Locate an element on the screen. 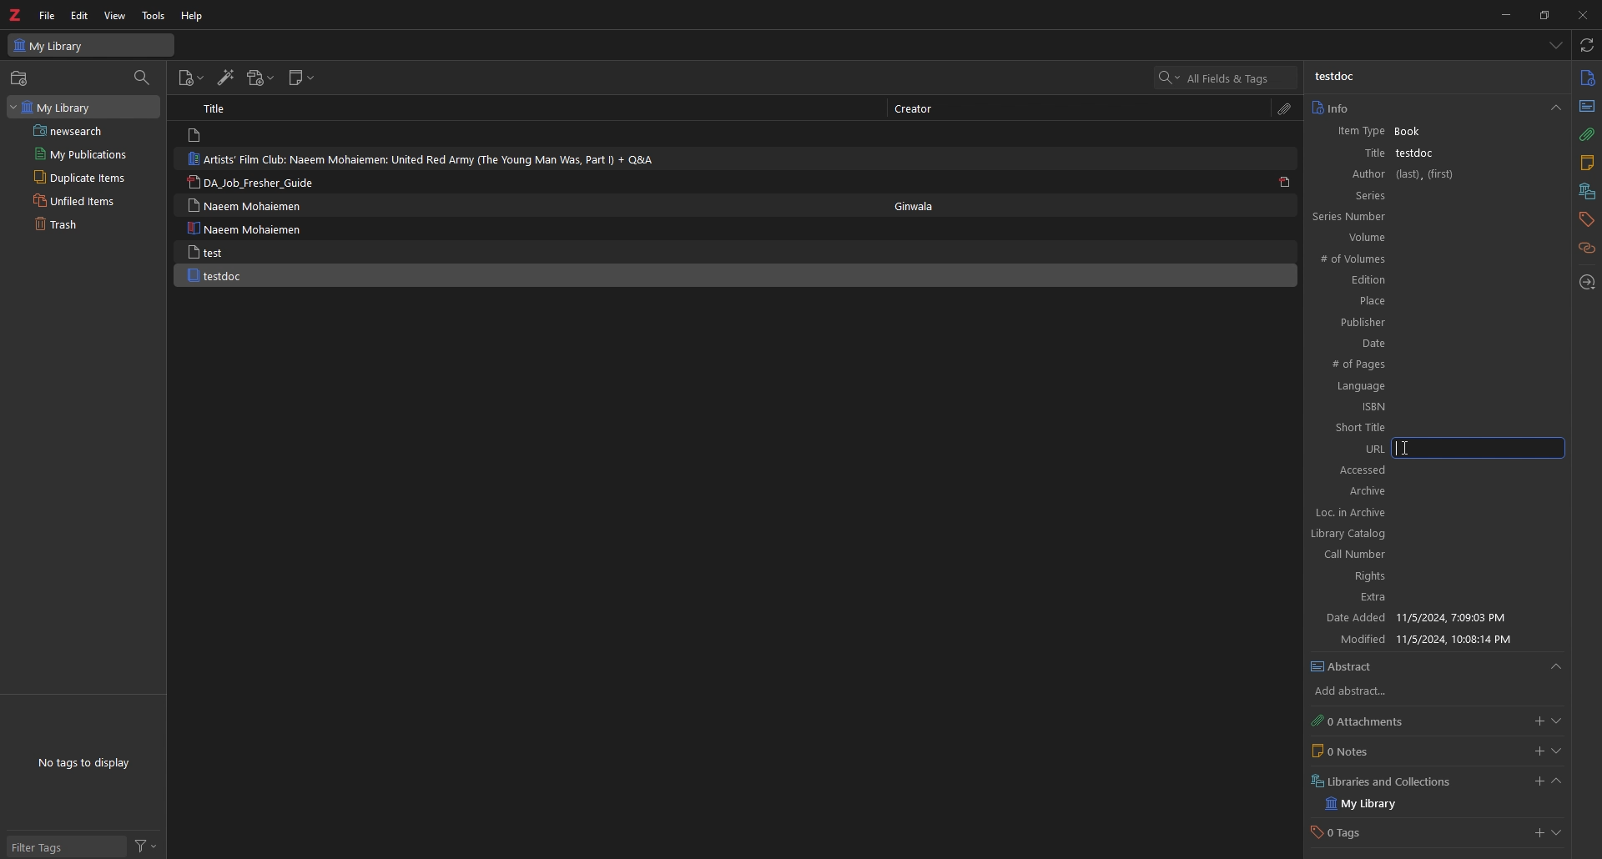 This screenshot has height=859, width=1602. filter items is located at coordinates (143, 78).